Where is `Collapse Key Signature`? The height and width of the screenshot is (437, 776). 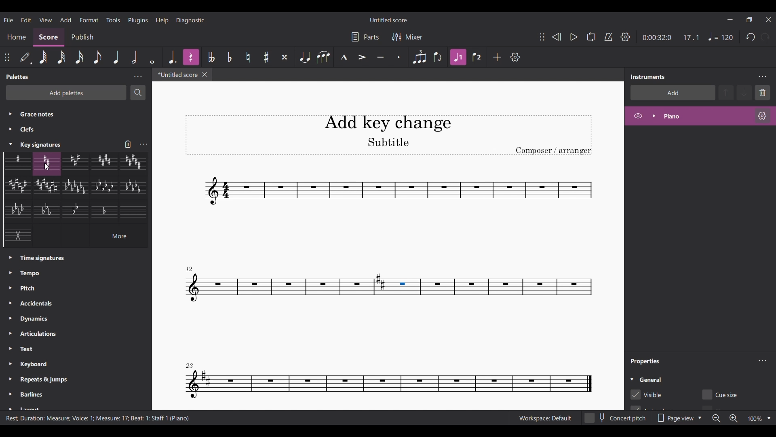
Collapse Key Signature is located at coordinates (11, 144).